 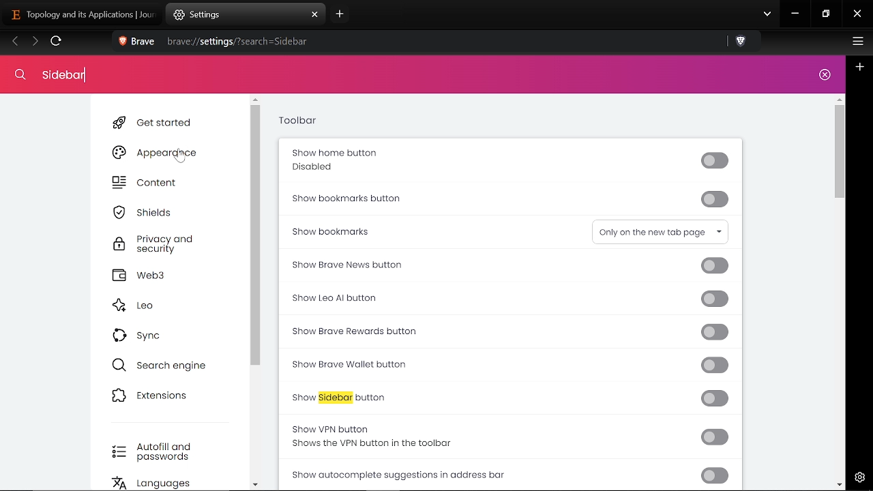 What do you see at coordinates (742, 42) in the screenshot?
I see `Brave shield` at bounding box center [742, 42].